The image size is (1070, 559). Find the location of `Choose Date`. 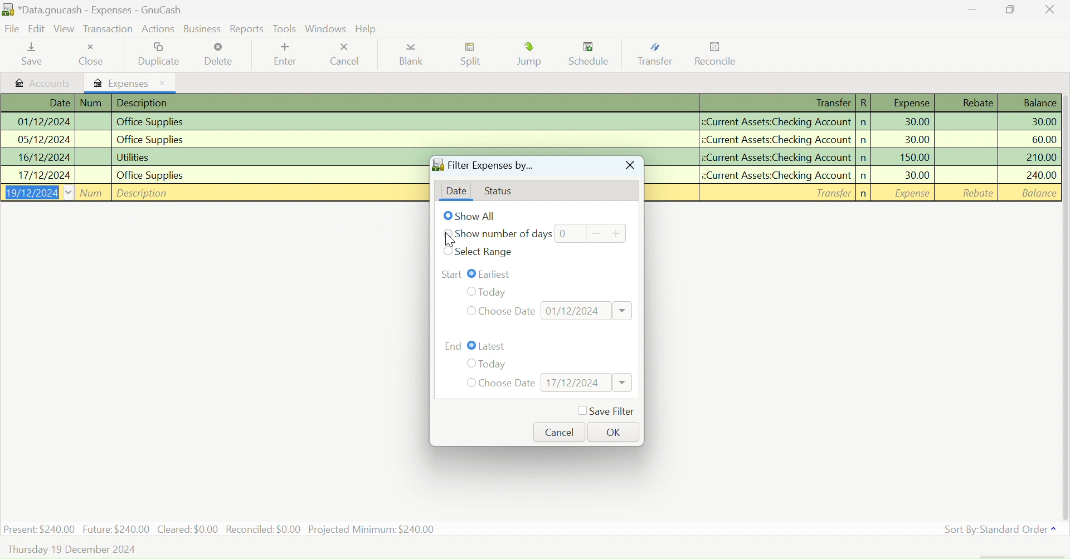

Choose Date is located at coordinates (508, 384).